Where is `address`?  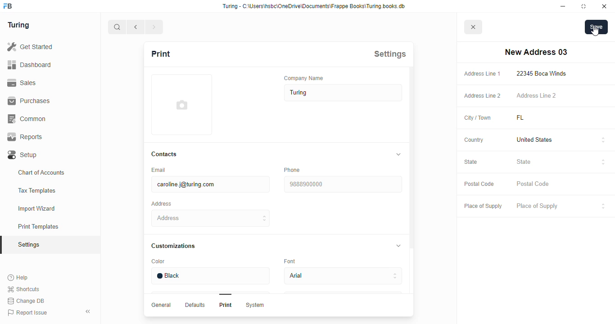
address is located at coordinates (161, 204).